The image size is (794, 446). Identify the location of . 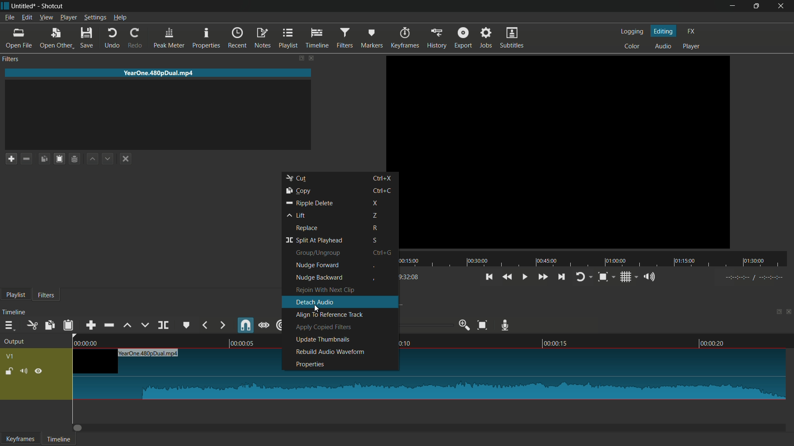
(374, 279).